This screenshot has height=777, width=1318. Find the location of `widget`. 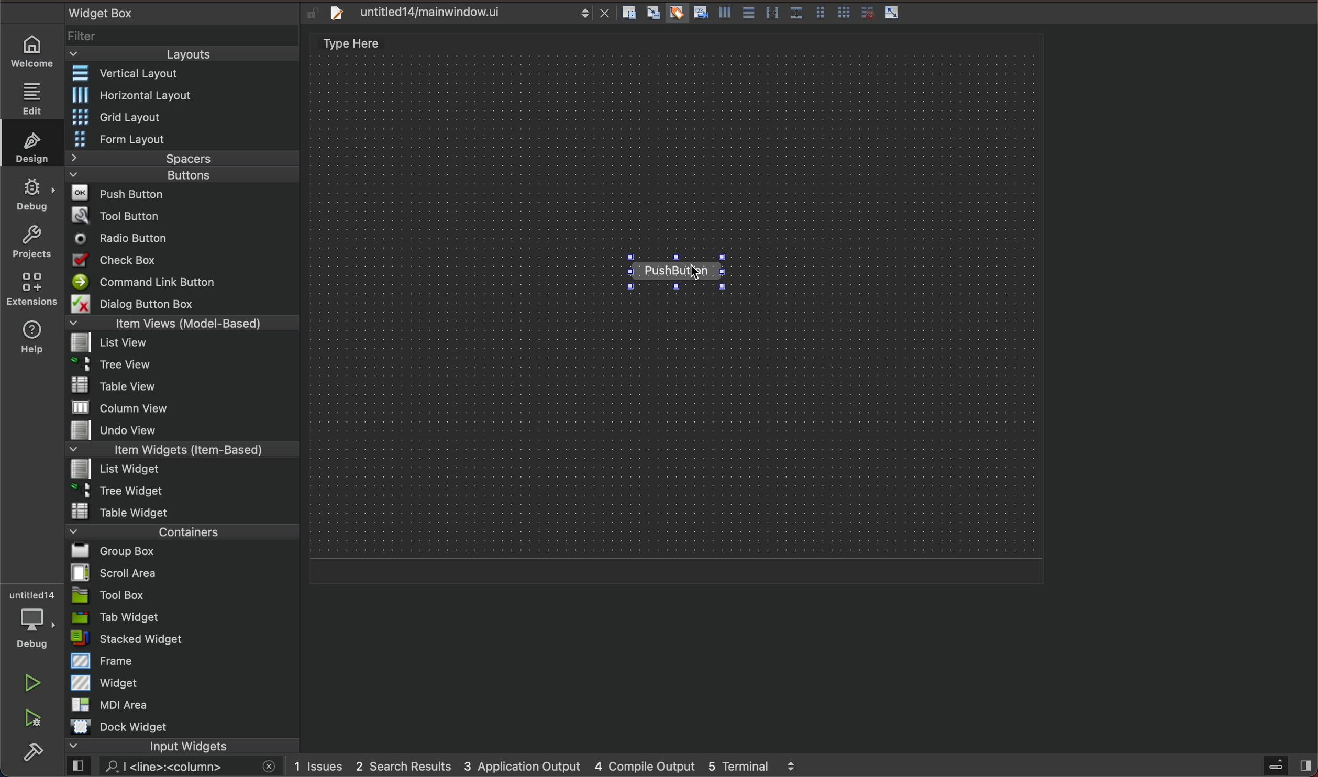

widget is located at coordinates (185, 685).